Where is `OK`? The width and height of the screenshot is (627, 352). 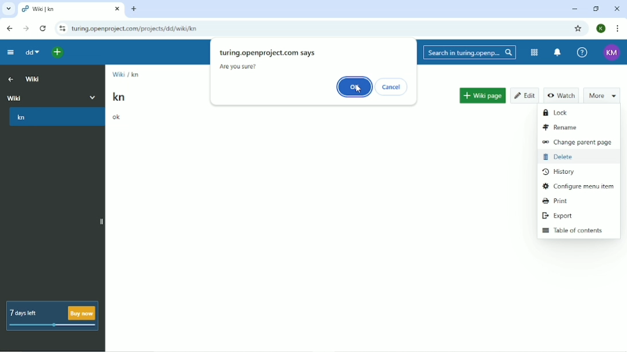
OK is located at coordinates (353, 86).